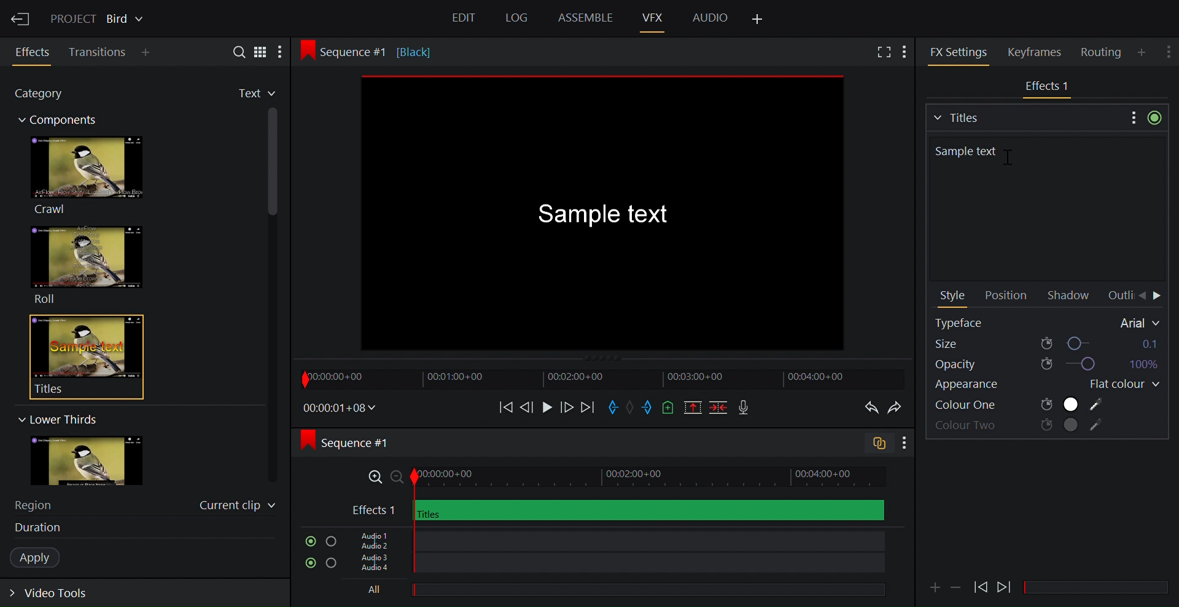 The width and height of the screenshot is (1179, 607). What do you see at coordinates (1170, 49) in the screenshot?
I see `Show settings menu` at bounding box center [1170, 49].